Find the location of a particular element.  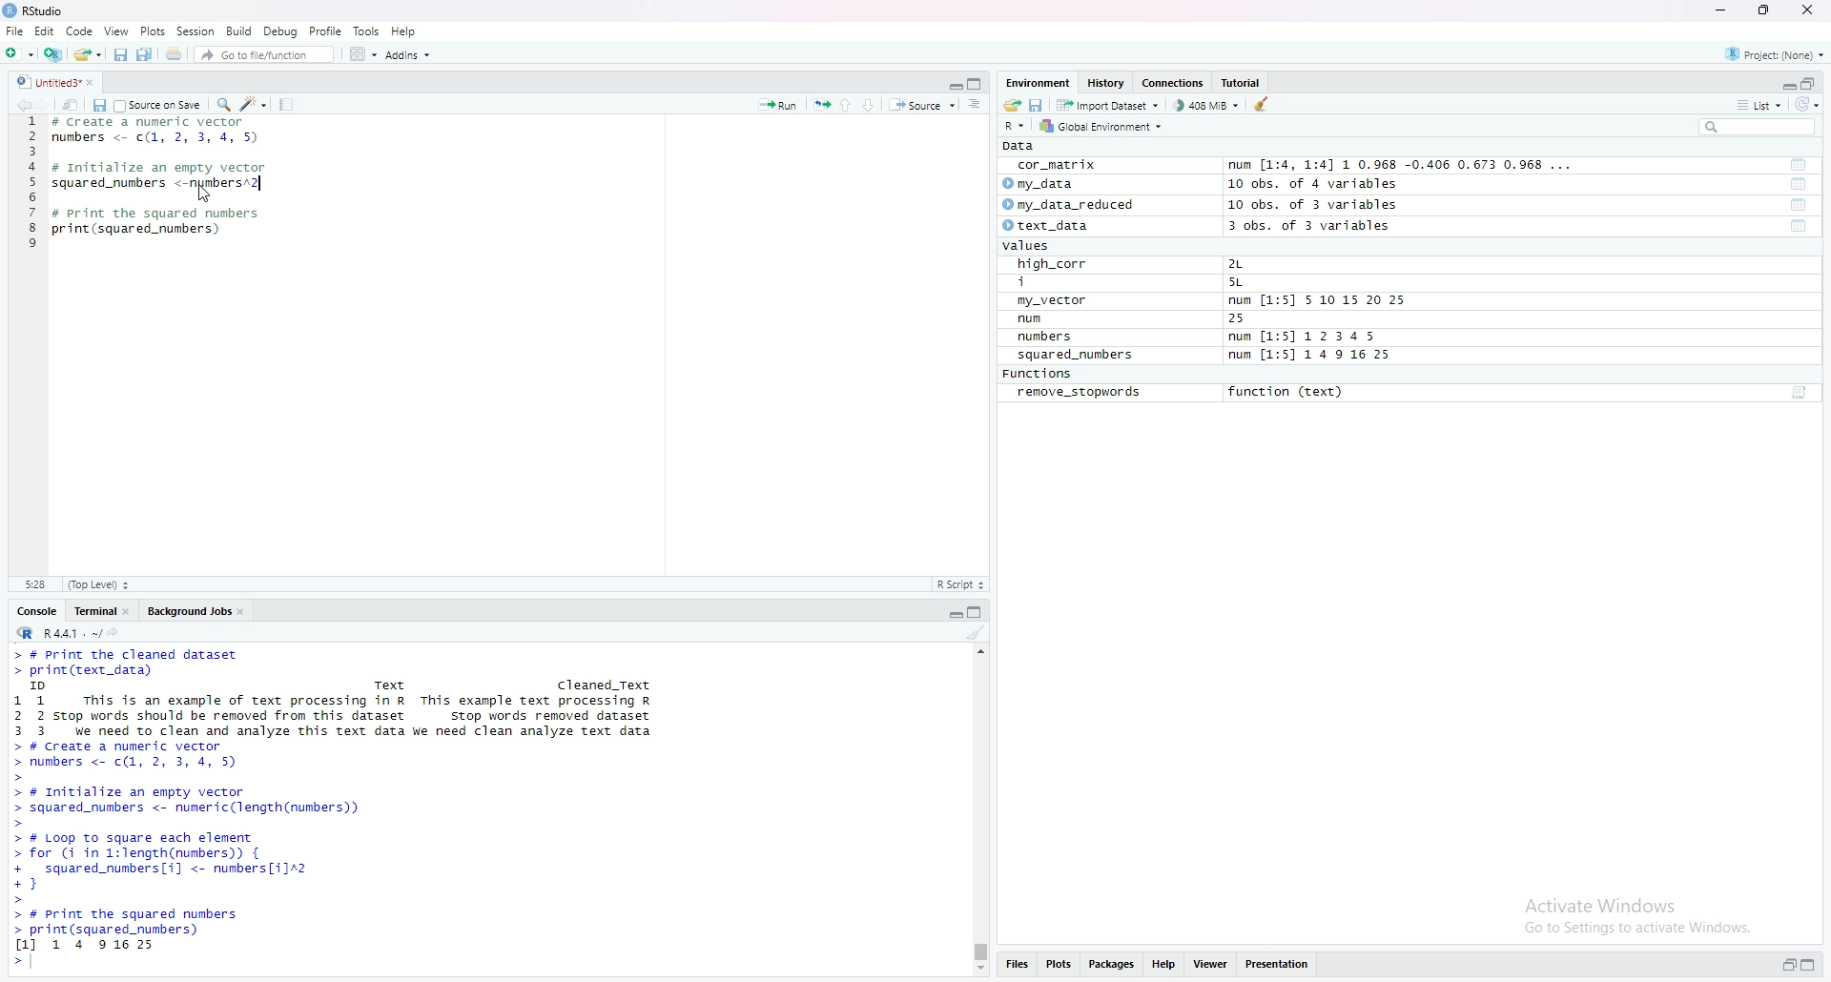

R 4.4.1 ~/ is located at coordinates (55, 631).